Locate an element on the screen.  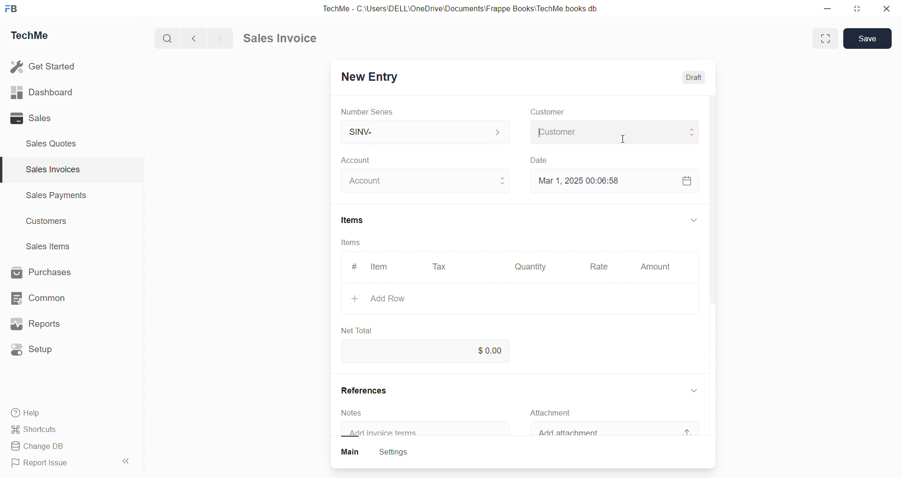
Amount is located at coordinates (655, 267).